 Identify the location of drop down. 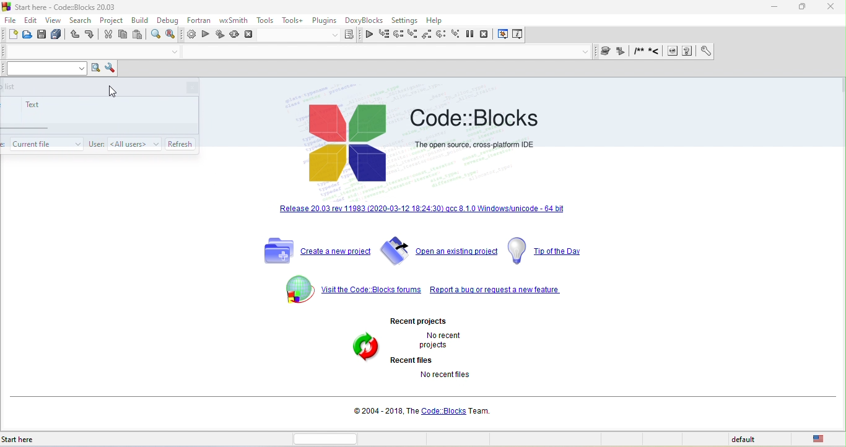
(586, 52).